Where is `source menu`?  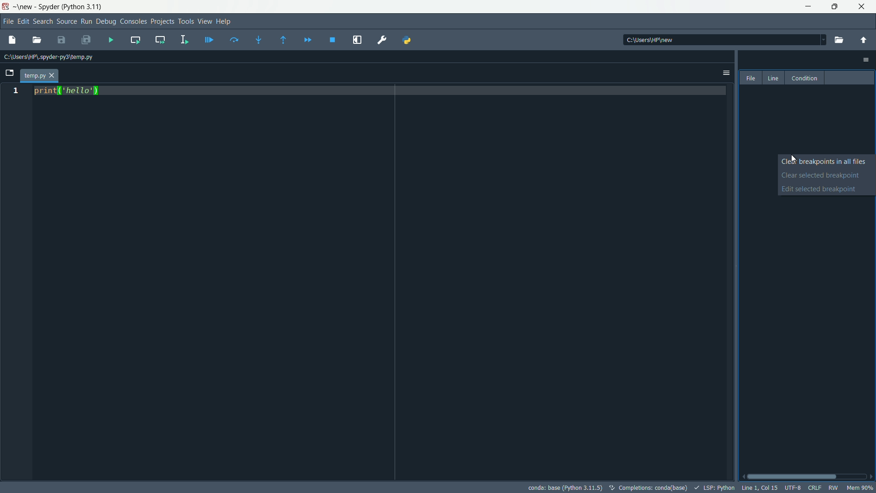
source menu is located at coordinates (67, 21).